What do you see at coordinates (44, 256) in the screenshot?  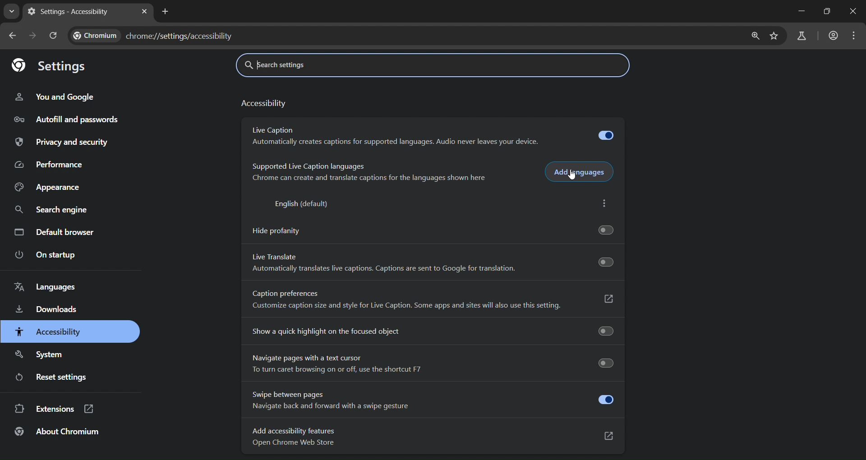 I see `on startup` at bounding box center [44, 256].